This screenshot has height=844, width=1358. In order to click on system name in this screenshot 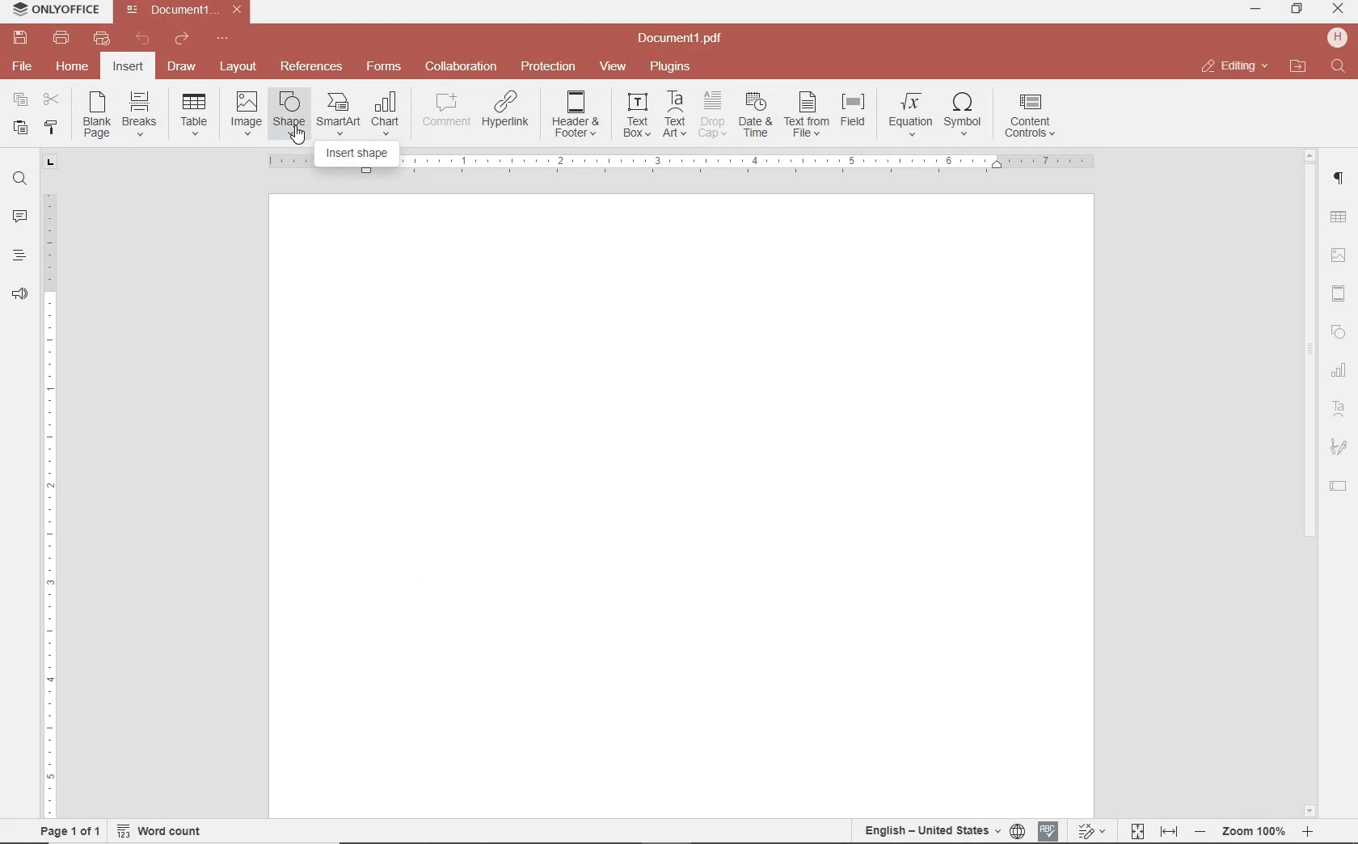, I will do `click(52, 11)`.